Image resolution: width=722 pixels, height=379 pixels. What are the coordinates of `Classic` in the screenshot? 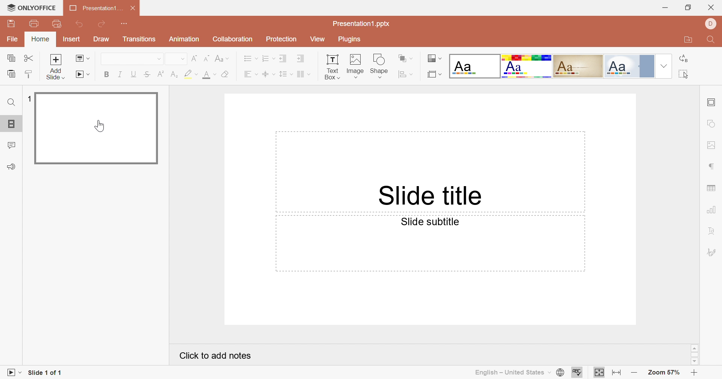 It's located at (579, 66).